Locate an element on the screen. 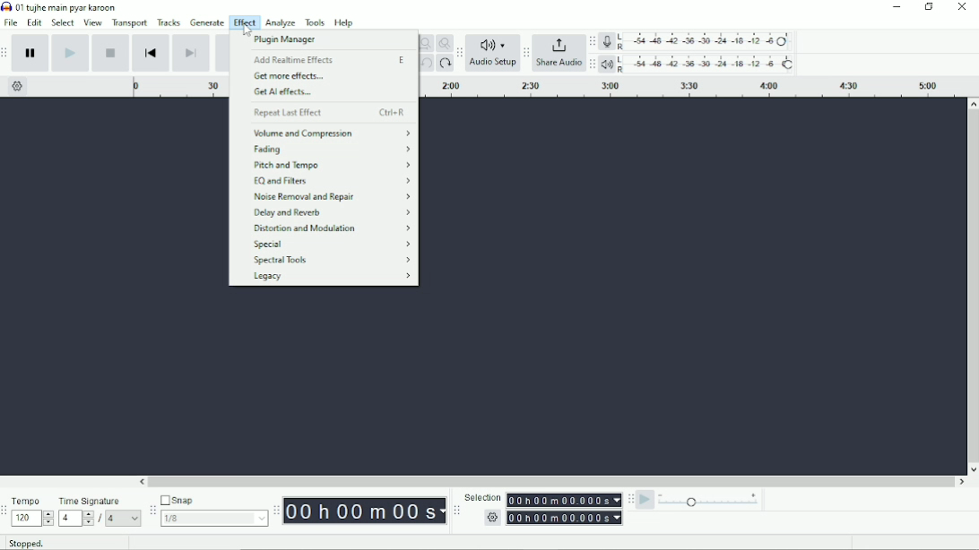 The image size is (979, 550). Restore down is located at coordinates (929, 7).